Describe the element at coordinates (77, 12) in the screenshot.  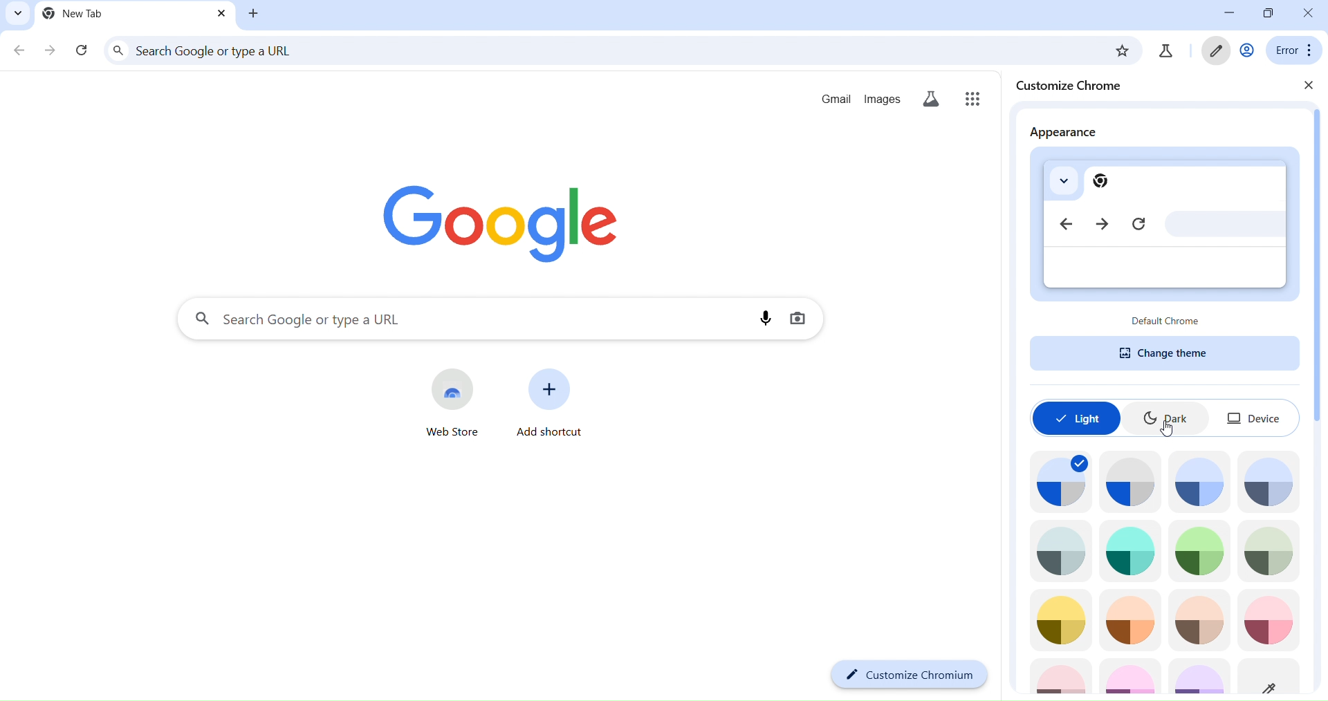
I see `current tab` at that location.